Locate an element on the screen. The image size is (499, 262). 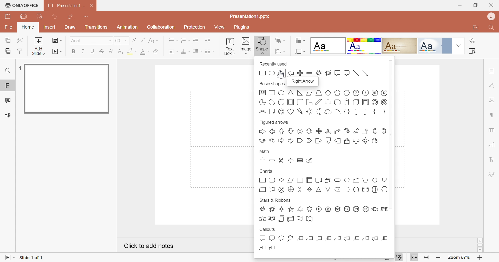
Insert columns is located at coordinates (210, 51).